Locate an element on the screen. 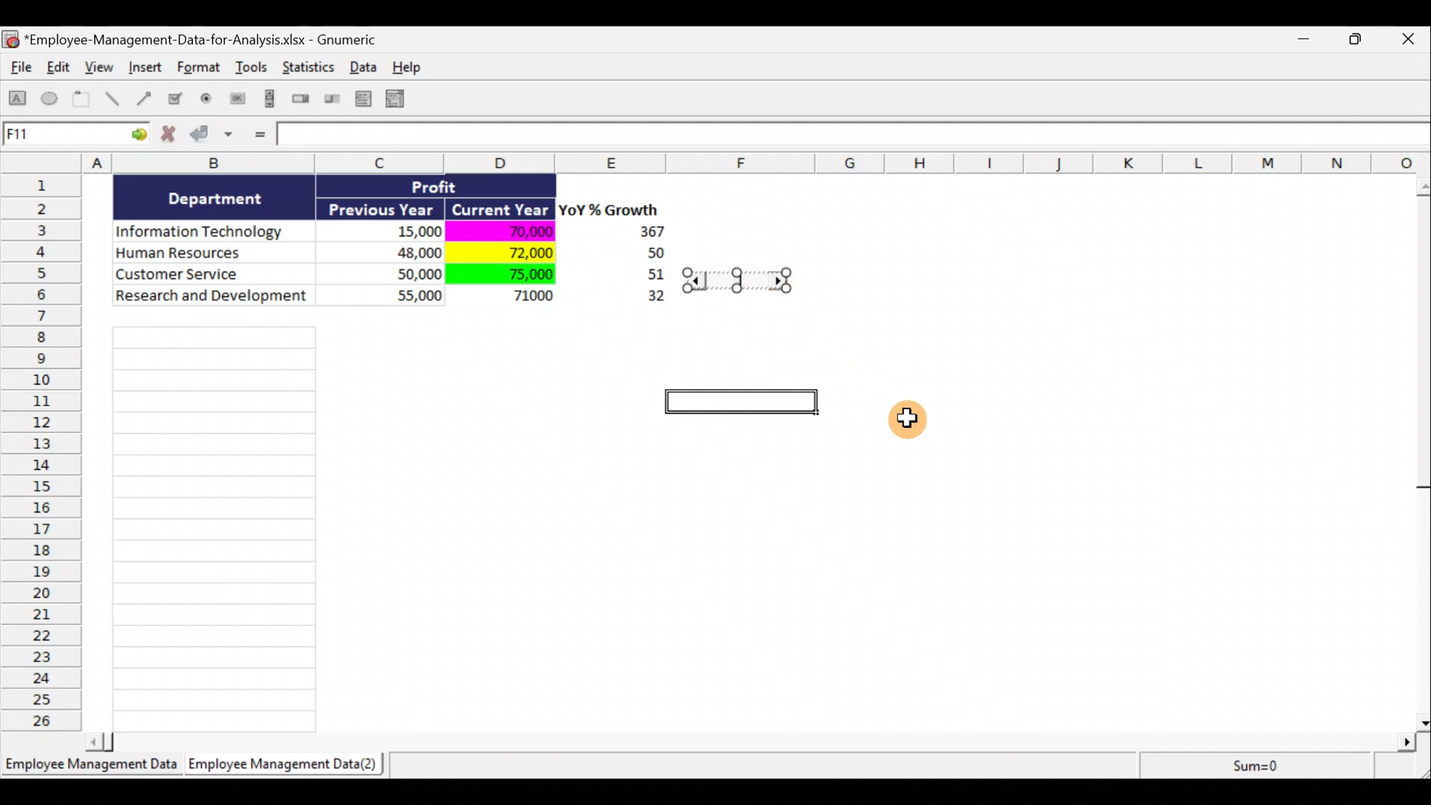 This screenshot has height=805, width=1431. Create a spin button is located at coordinates (302, 100).